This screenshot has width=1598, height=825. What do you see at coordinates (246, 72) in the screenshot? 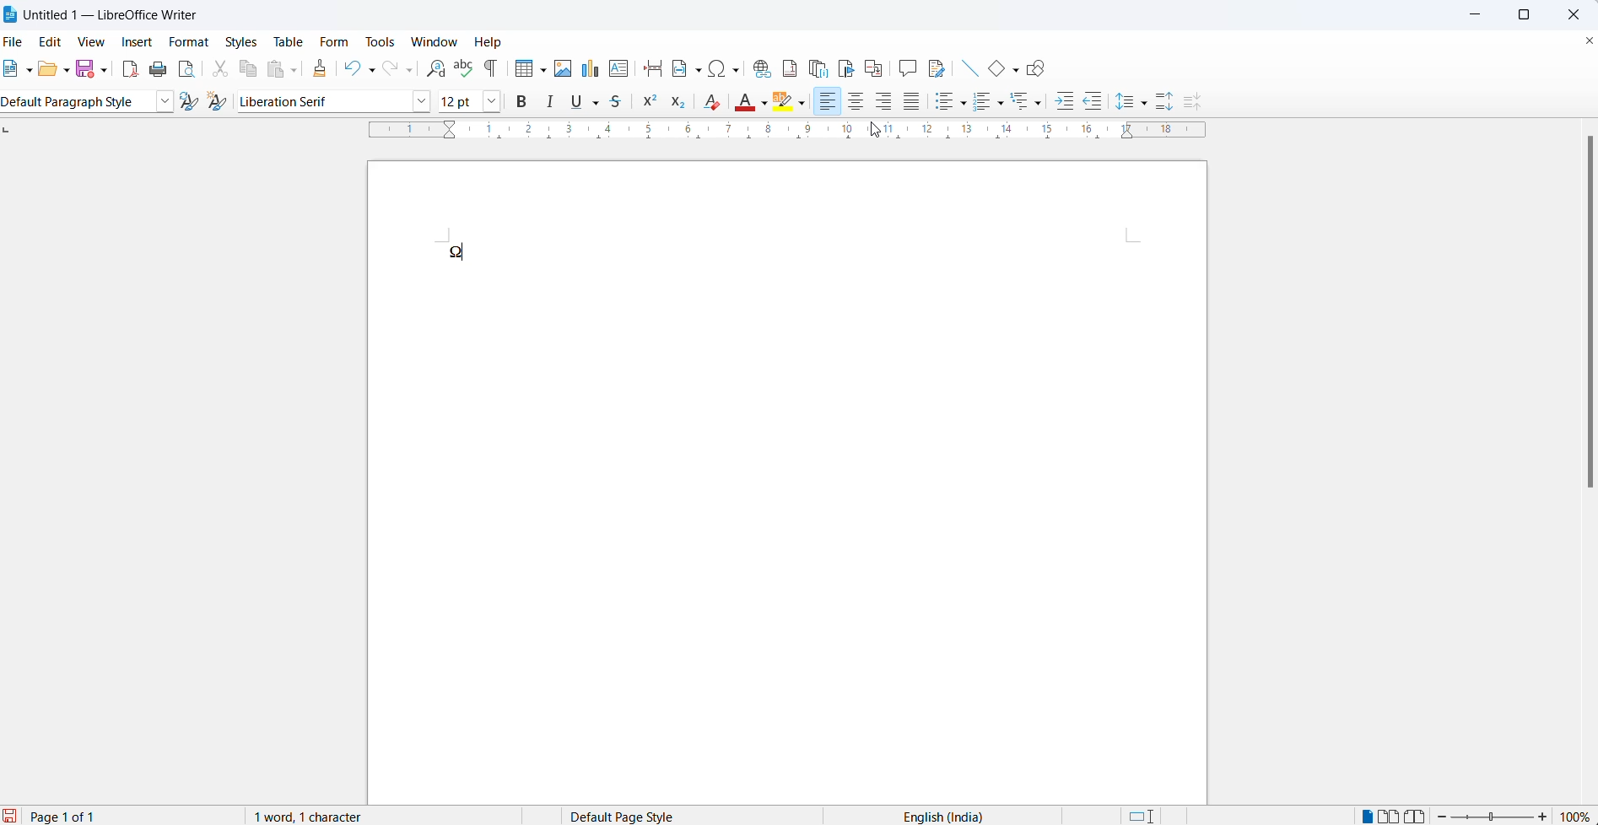
I see `copy` at bounding box center [246, 72].